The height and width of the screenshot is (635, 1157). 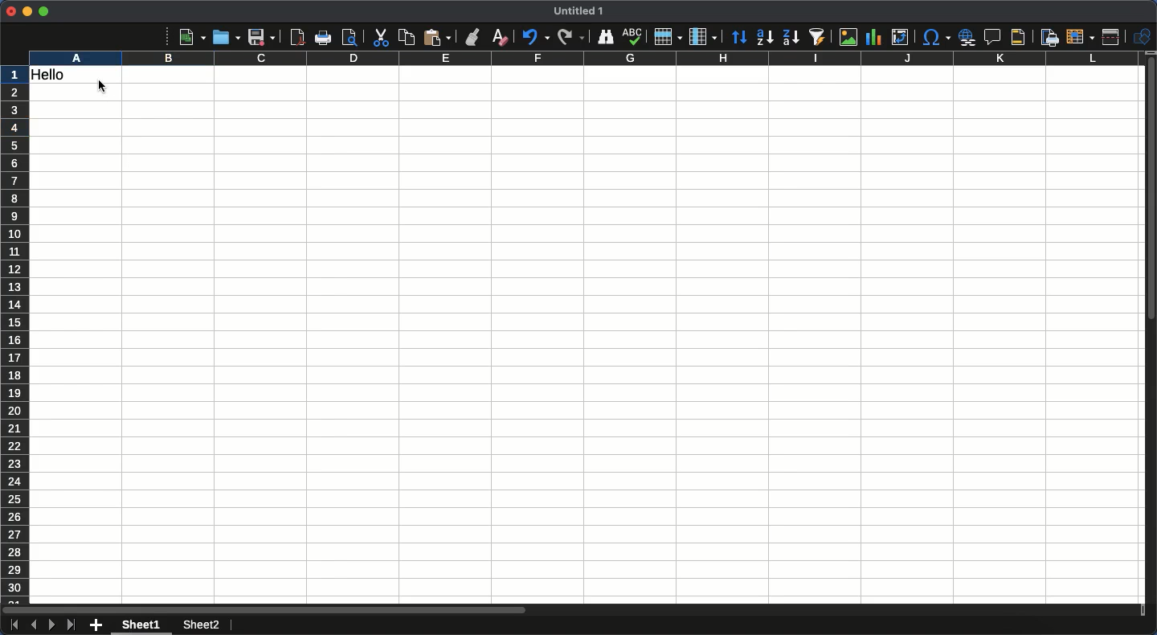 What do you see at coordinates (632, 37) in the screenshot?
I see `Spelling` at bounding box center [632, 37].